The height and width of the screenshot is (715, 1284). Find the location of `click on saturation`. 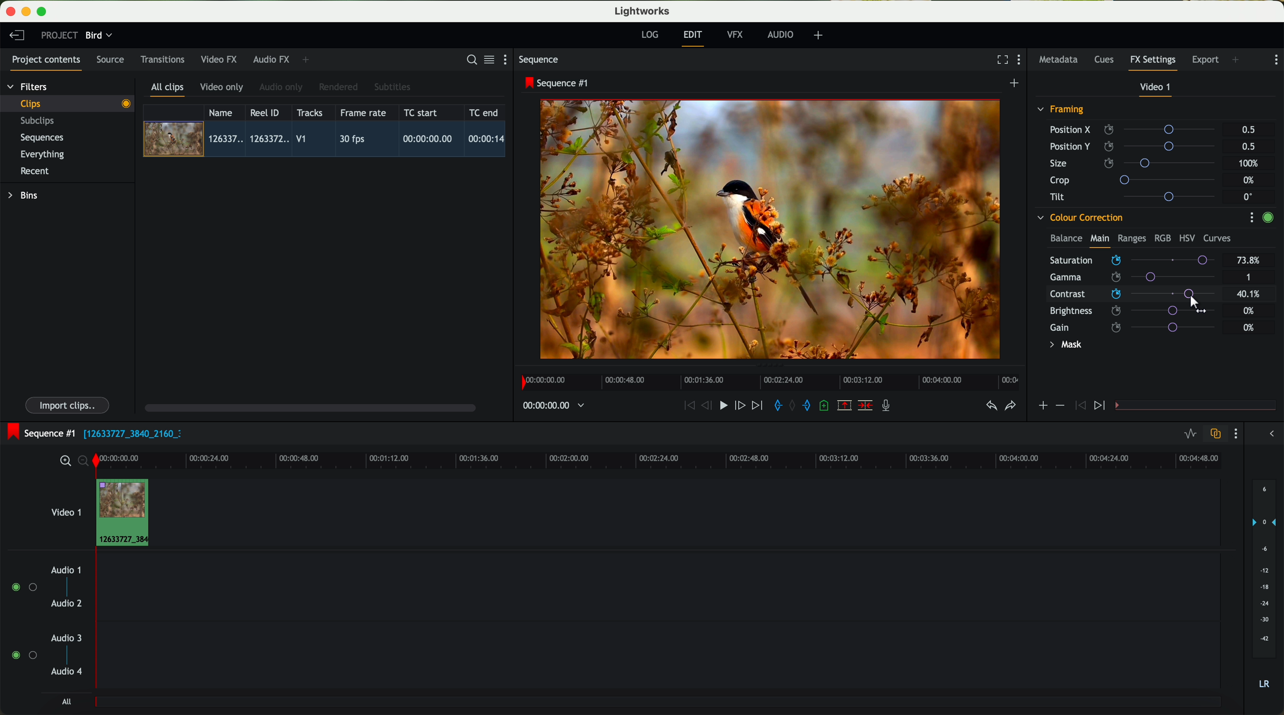

click on saturation is located at coordinates (1127, 279).